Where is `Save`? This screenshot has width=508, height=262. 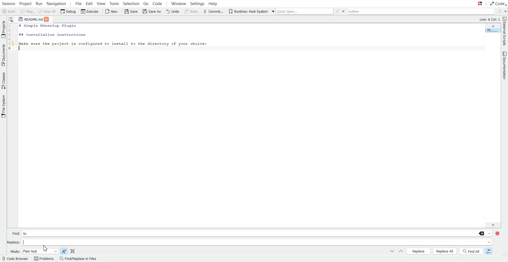
Save is located at coordinates (131, 11).